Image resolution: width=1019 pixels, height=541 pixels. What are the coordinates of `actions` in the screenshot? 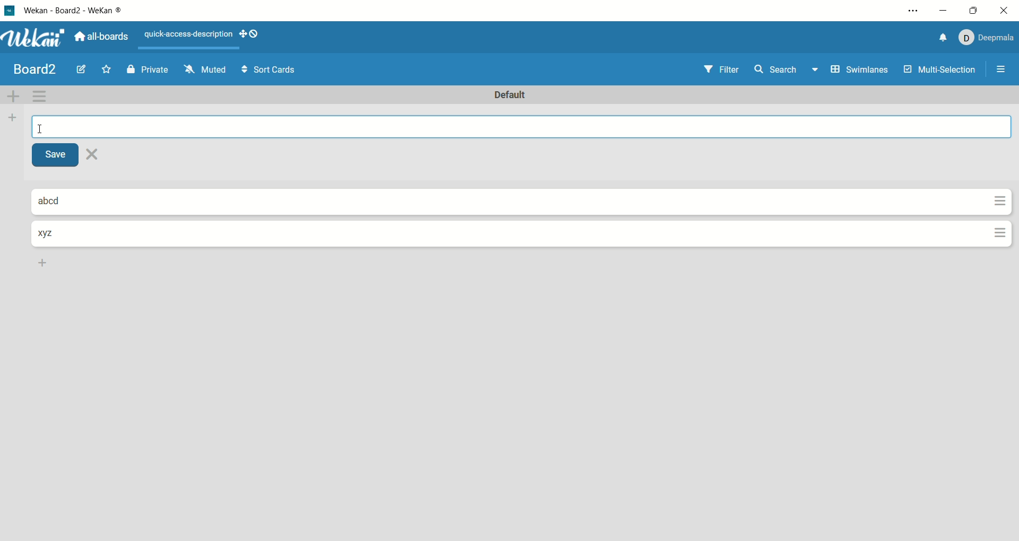 It's located at (997, 220).